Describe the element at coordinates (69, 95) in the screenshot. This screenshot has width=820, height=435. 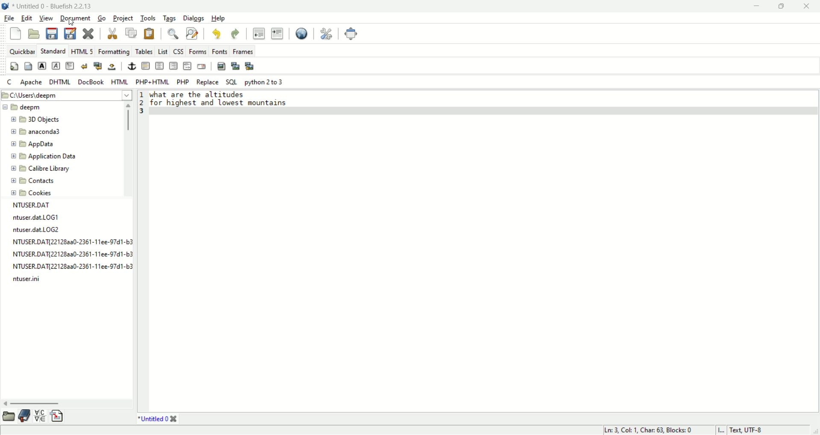
I see `location` at that location.